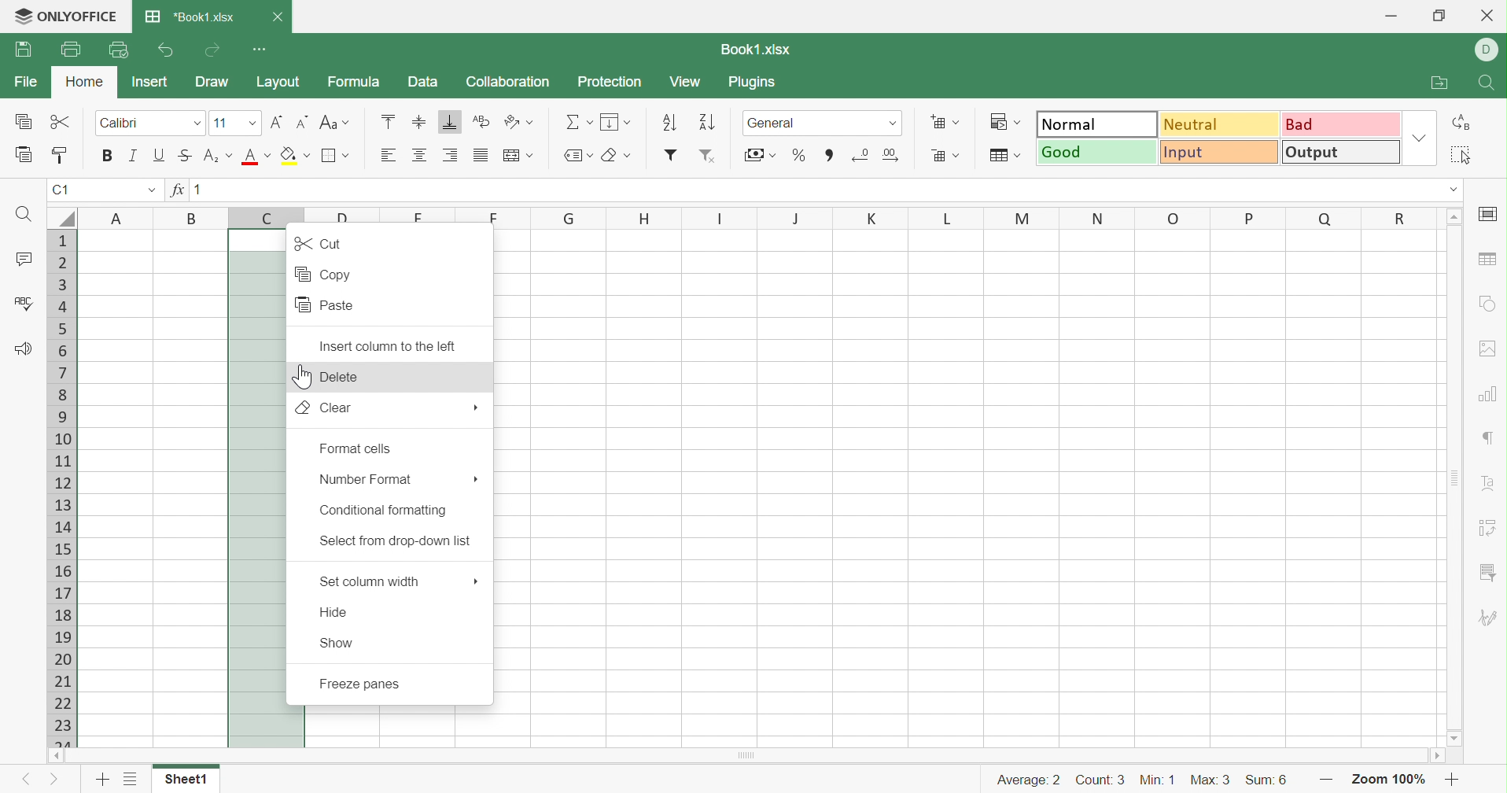  Describe the element at coordinates (451, 157) in the screenshot. I see `Align Right` at that location.